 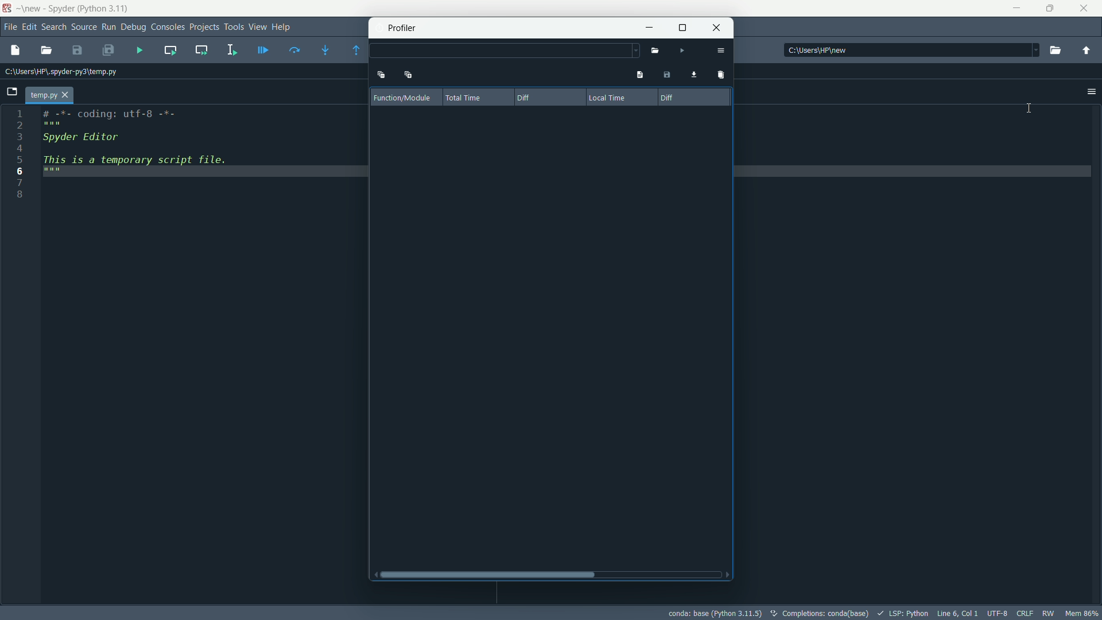 I want to click on show profile's output, so click(x=639, y=76).